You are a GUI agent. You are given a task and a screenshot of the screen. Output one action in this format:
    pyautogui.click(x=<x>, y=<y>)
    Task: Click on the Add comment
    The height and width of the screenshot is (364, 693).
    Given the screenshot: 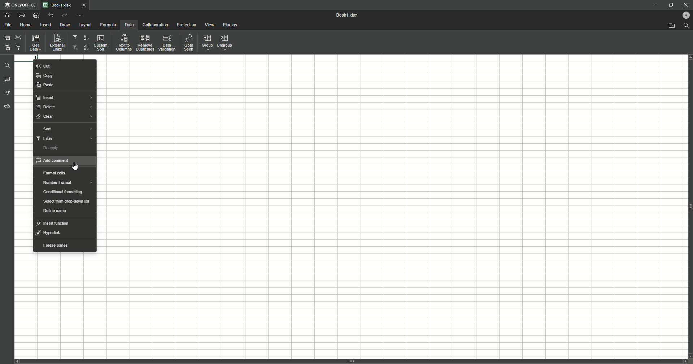 What is the action you would take?
    pyautogui.click(x=62, y=161)
    